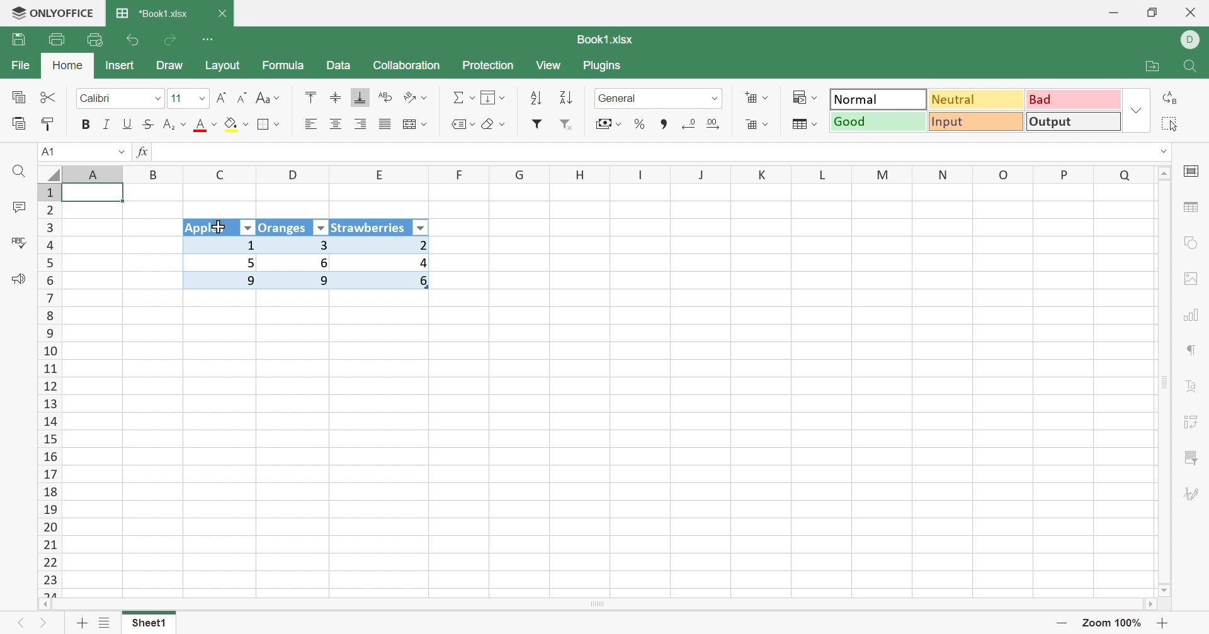  I want to click on F, so click(460, 174).